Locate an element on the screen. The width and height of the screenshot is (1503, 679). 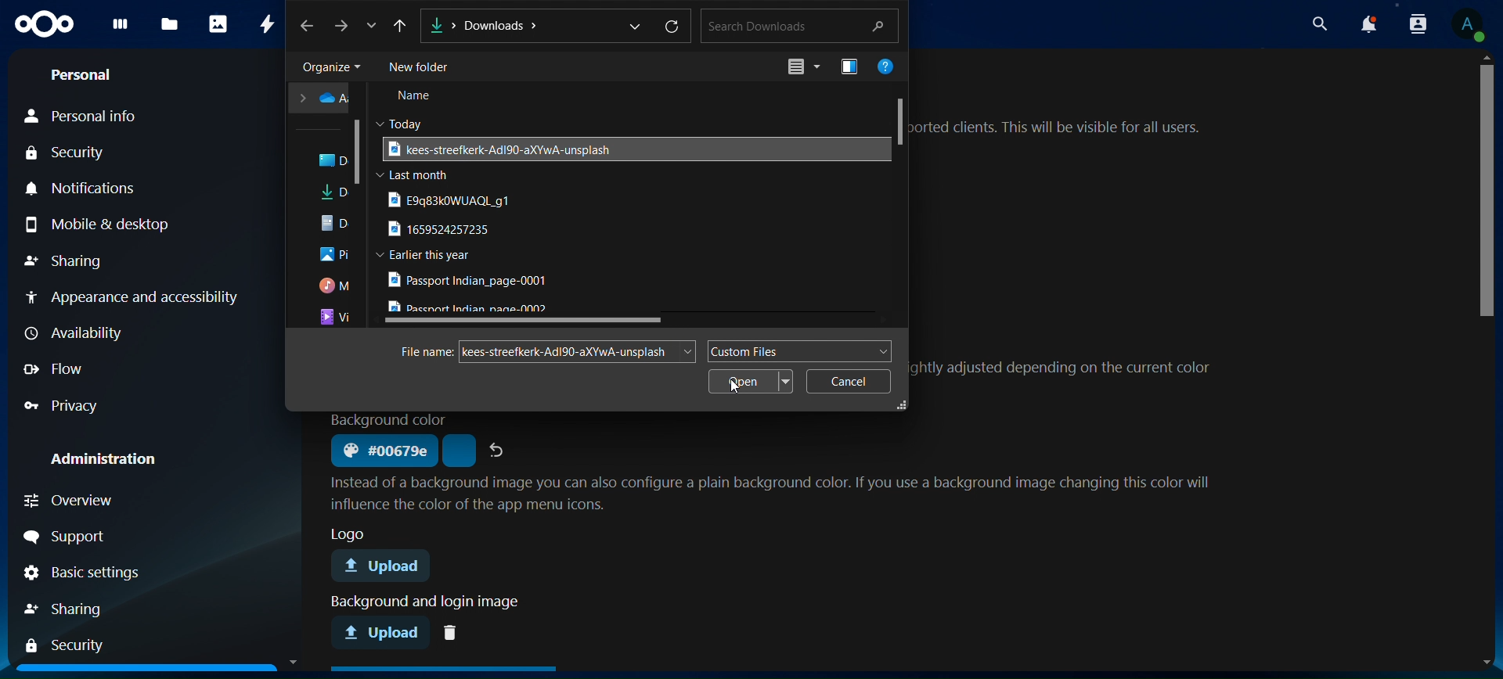
downloads is located at coordinates (532, 24).